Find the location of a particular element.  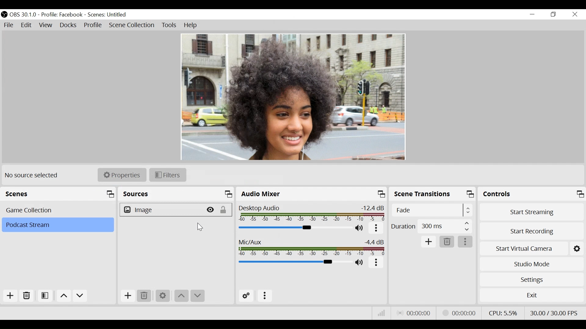

Remove is located at coordinates (447, 242).